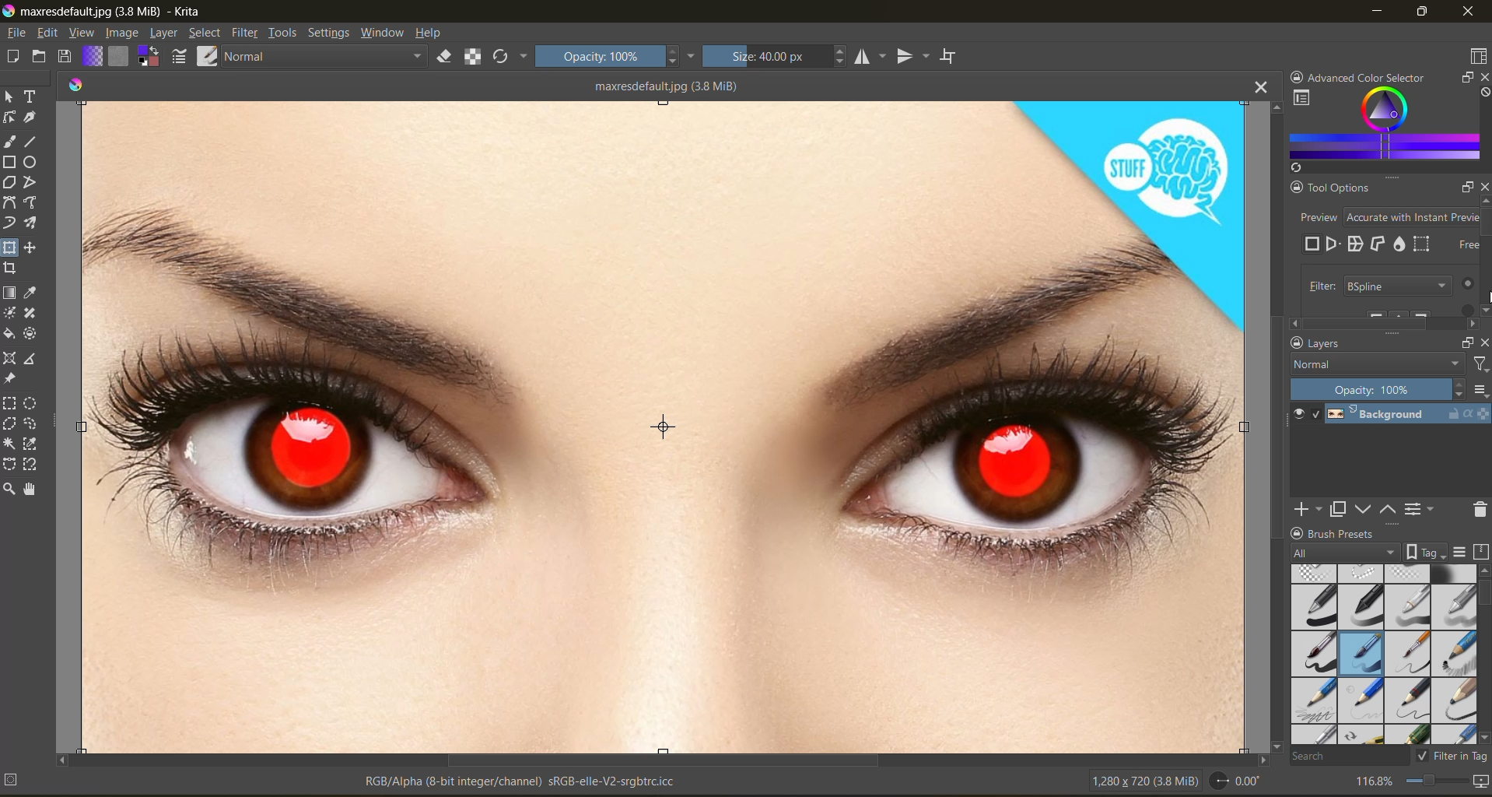 The image size is (1492, 797). What do you see at coordinates (12, 269) in the screenshot?
I see `tool` at bounding box center [12, 269].